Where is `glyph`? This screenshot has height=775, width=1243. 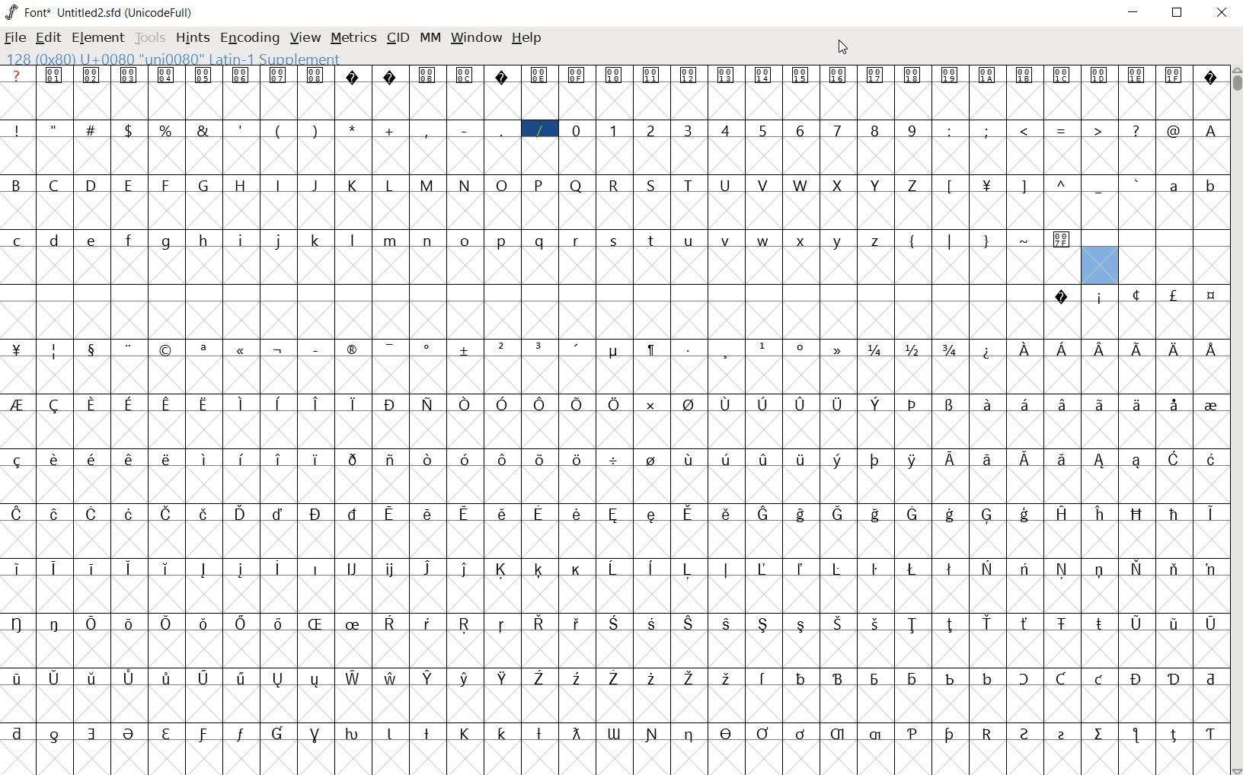 glyph is located at coordinates (763, 185).